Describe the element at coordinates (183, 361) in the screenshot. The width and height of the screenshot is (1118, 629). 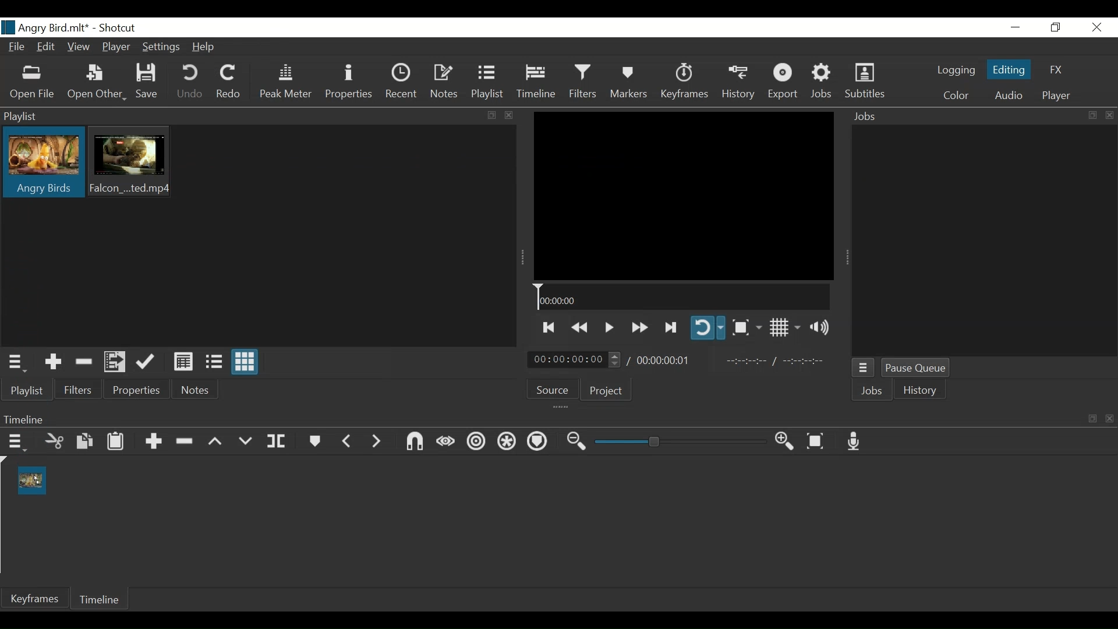
I see `View as Detail` at that location.